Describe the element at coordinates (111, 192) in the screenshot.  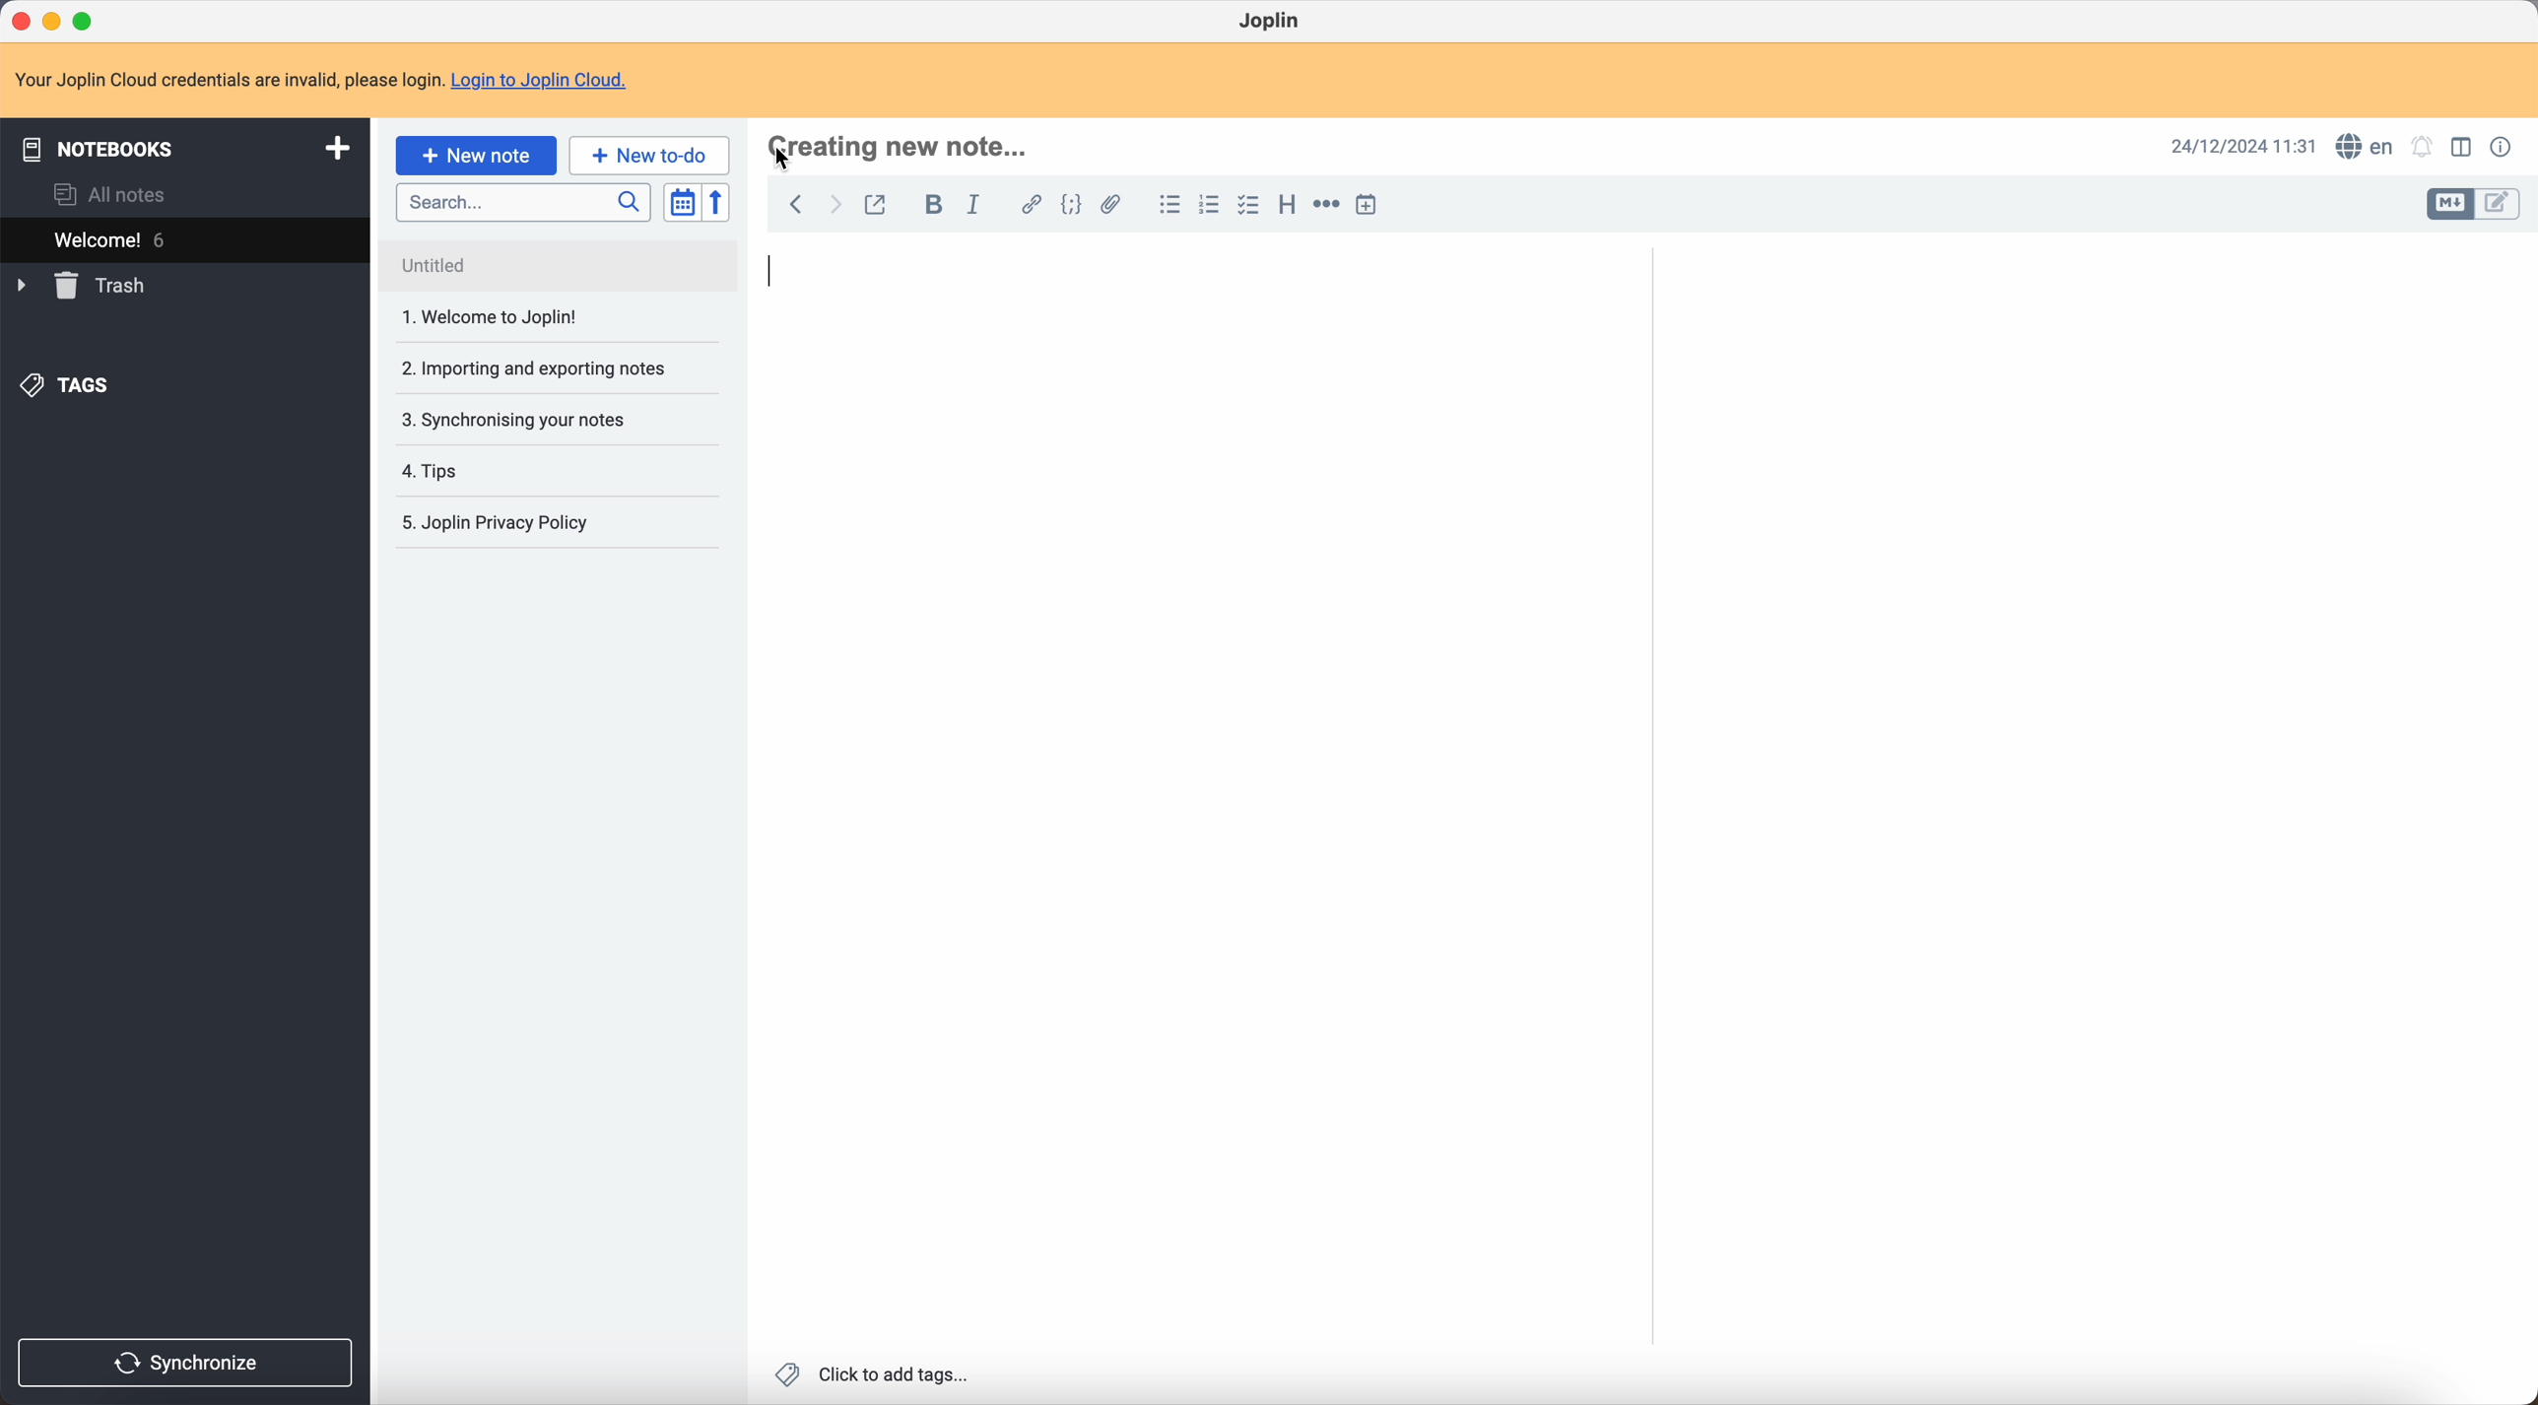
I see `all notes` at that location.